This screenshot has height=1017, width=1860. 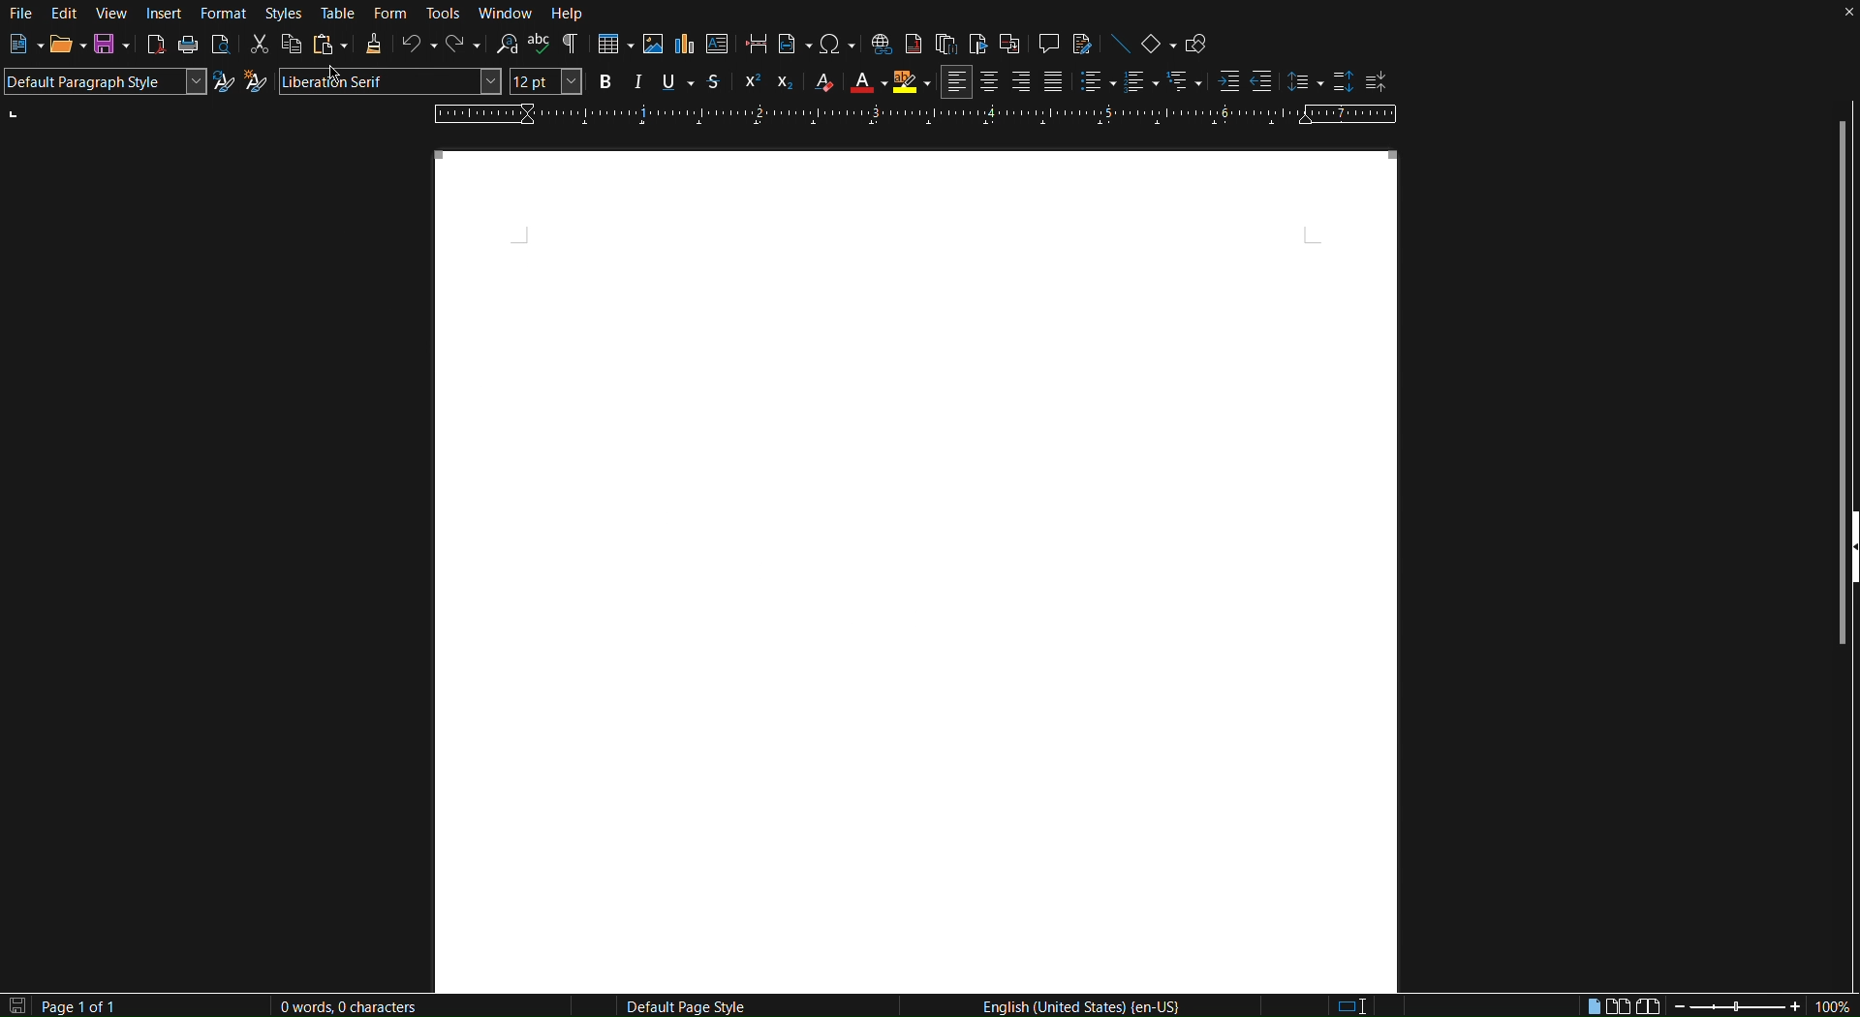 I want to click on Ruler, so click(x=915, y=113).